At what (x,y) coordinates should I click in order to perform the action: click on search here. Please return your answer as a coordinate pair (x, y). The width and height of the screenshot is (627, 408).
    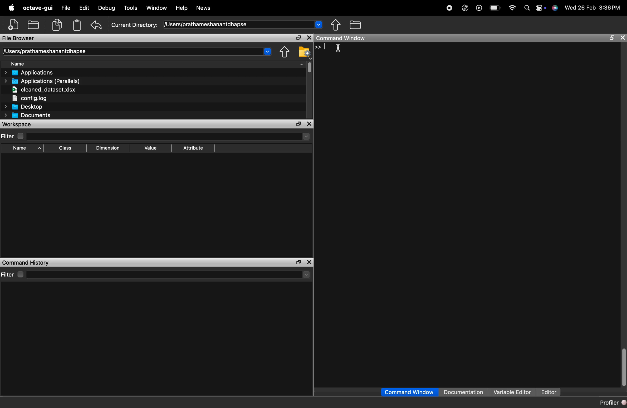
    Looking at the image, I should click on (170, 136).